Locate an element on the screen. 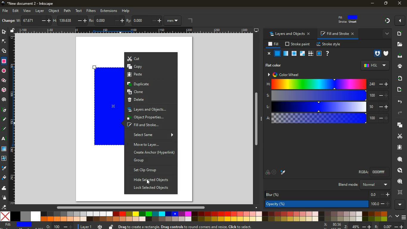 The height and width of the screenshot is (229, 407). angle is located at coordinates (189, 20).